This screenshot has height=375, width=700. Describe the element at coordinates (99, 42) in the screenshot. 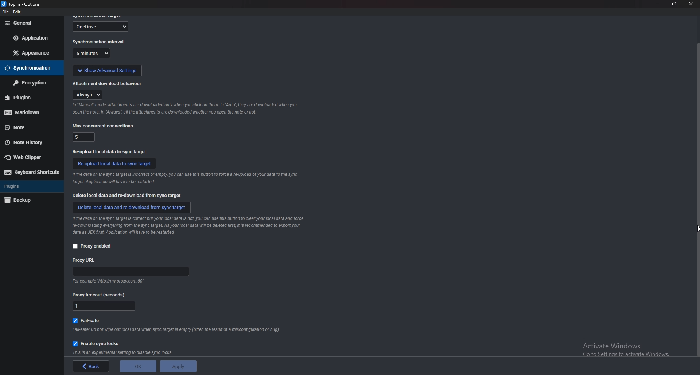

I see `sync interval` at that location.